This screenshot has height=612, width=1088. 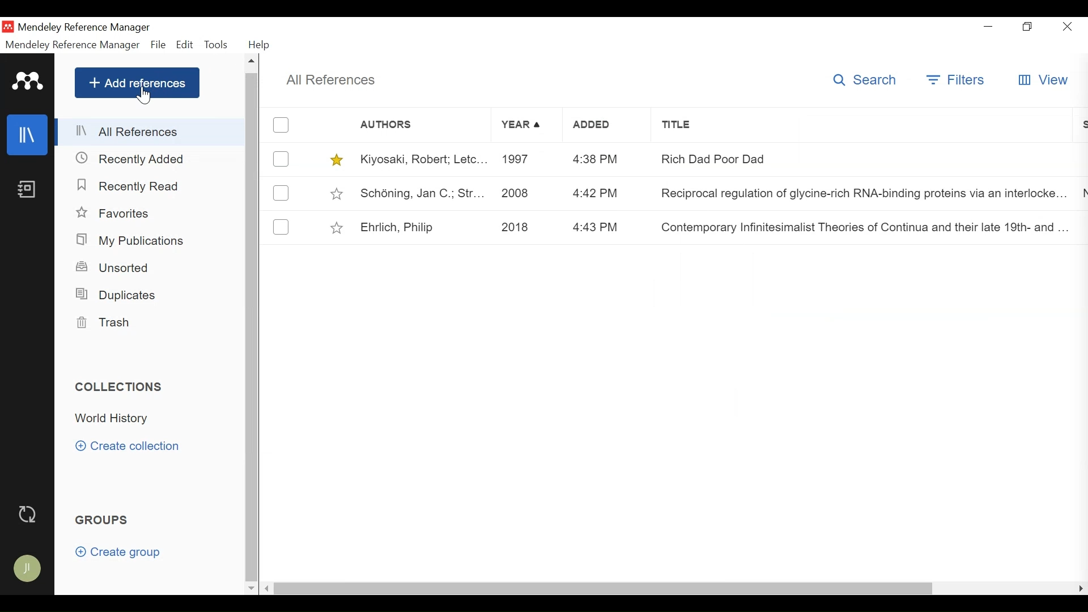 I want to click on 4:43 PM, so click(x=606, y=227).